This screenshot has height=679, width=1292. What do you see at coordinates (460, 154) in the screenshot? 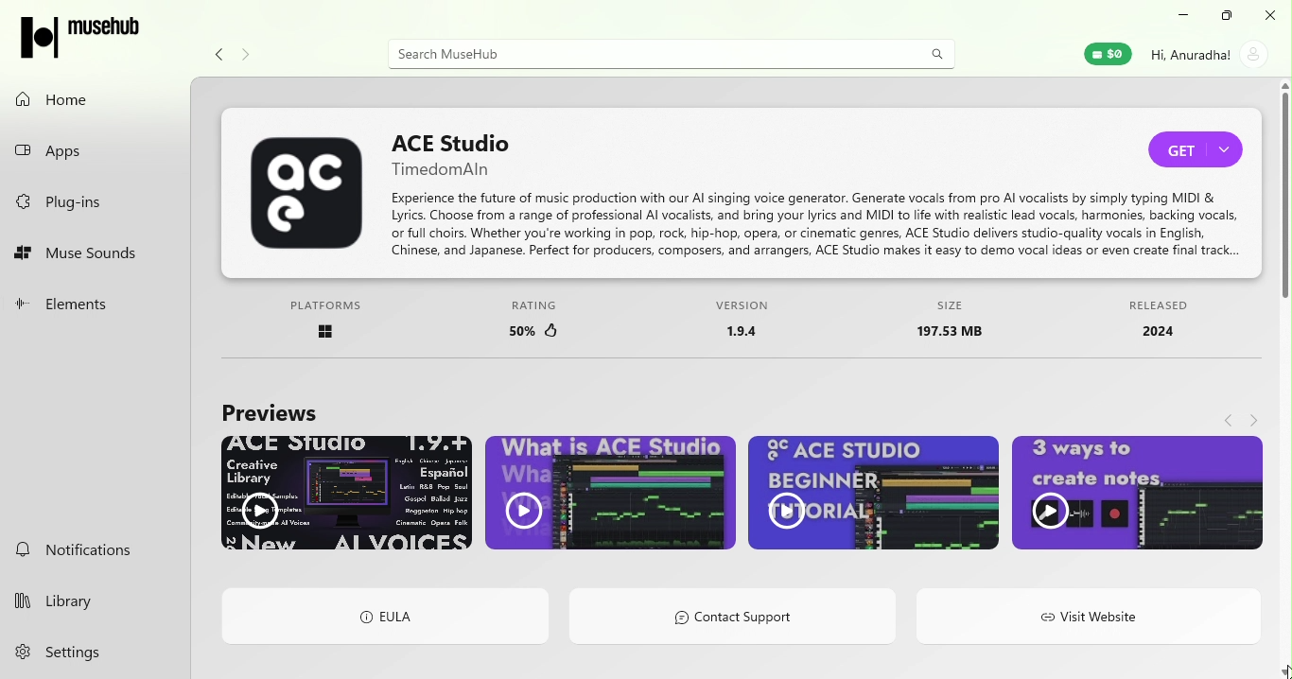
I see `ACE Studio name` at bounding box center [460, 154].